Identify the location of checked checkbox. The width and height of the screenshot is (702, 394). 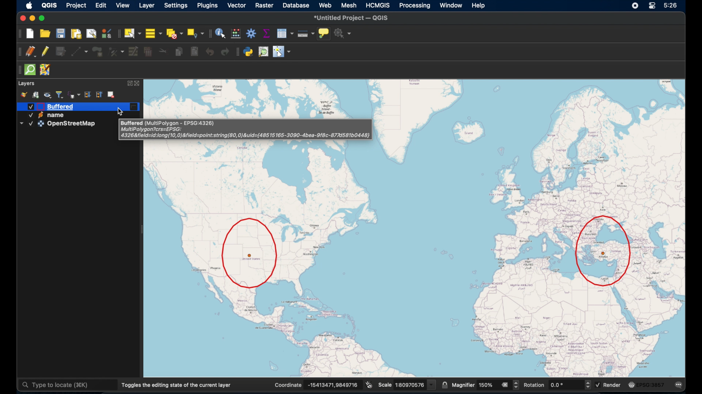
(597, 384).